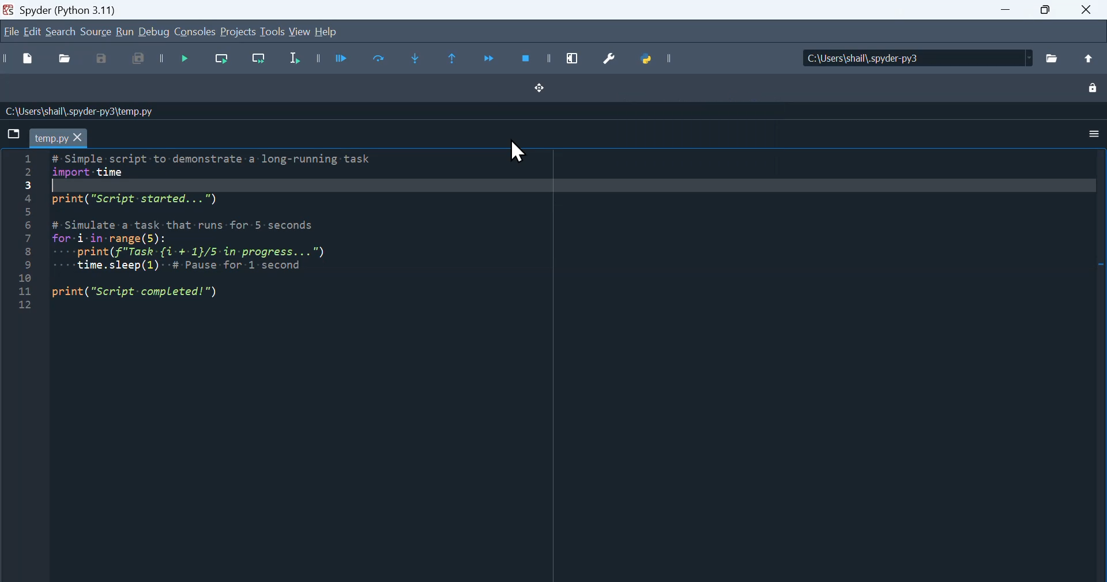 This screenshot has height=582, width=1107. I want to click on Dragon drop button, so click(552, 94).